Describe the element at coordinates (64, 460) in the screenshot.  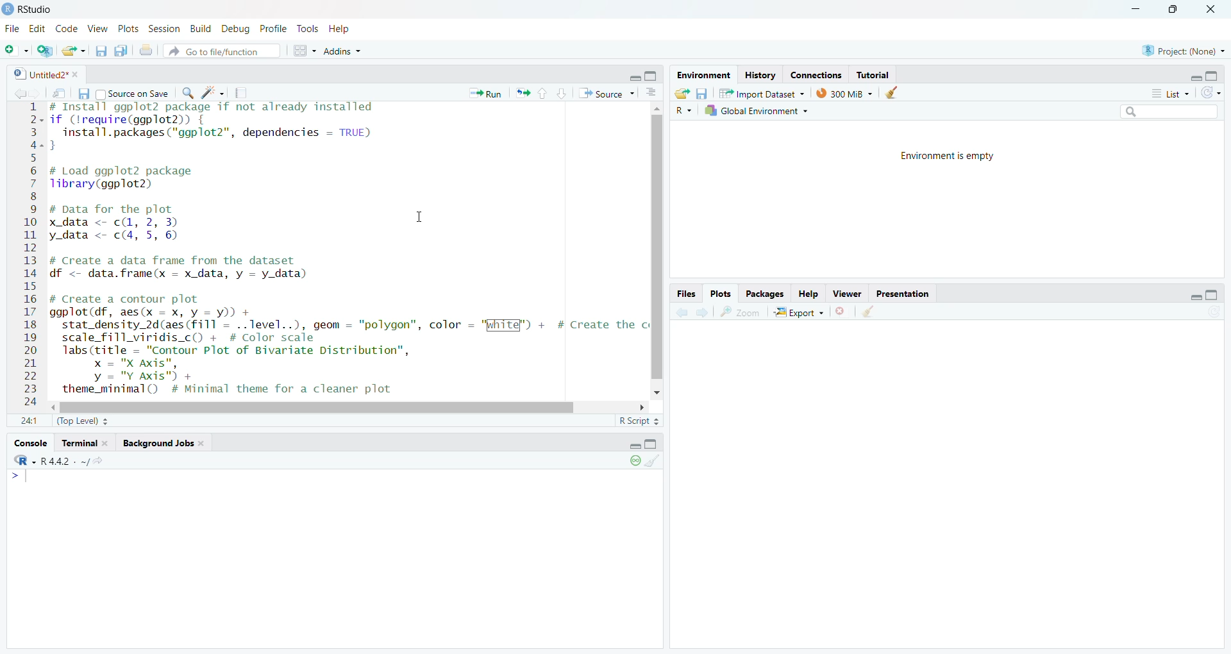
I see `r 4.4.2` at that location.